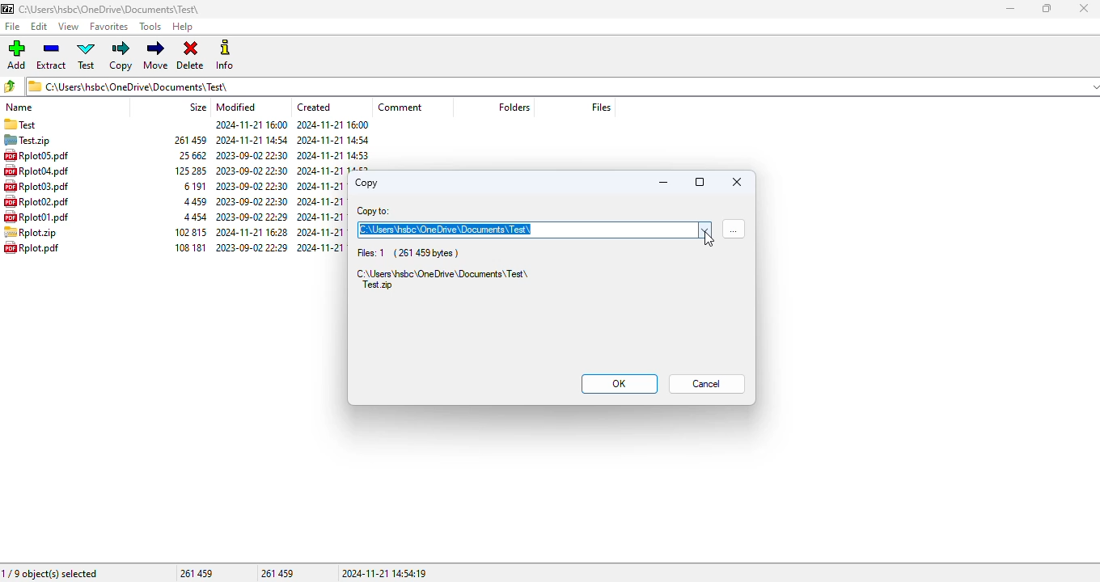 This screenshot has width=1100, height=582. What do you see at coordinates (195, 217) in the screenshot?
I see `size` at bounding box center [195, 217].